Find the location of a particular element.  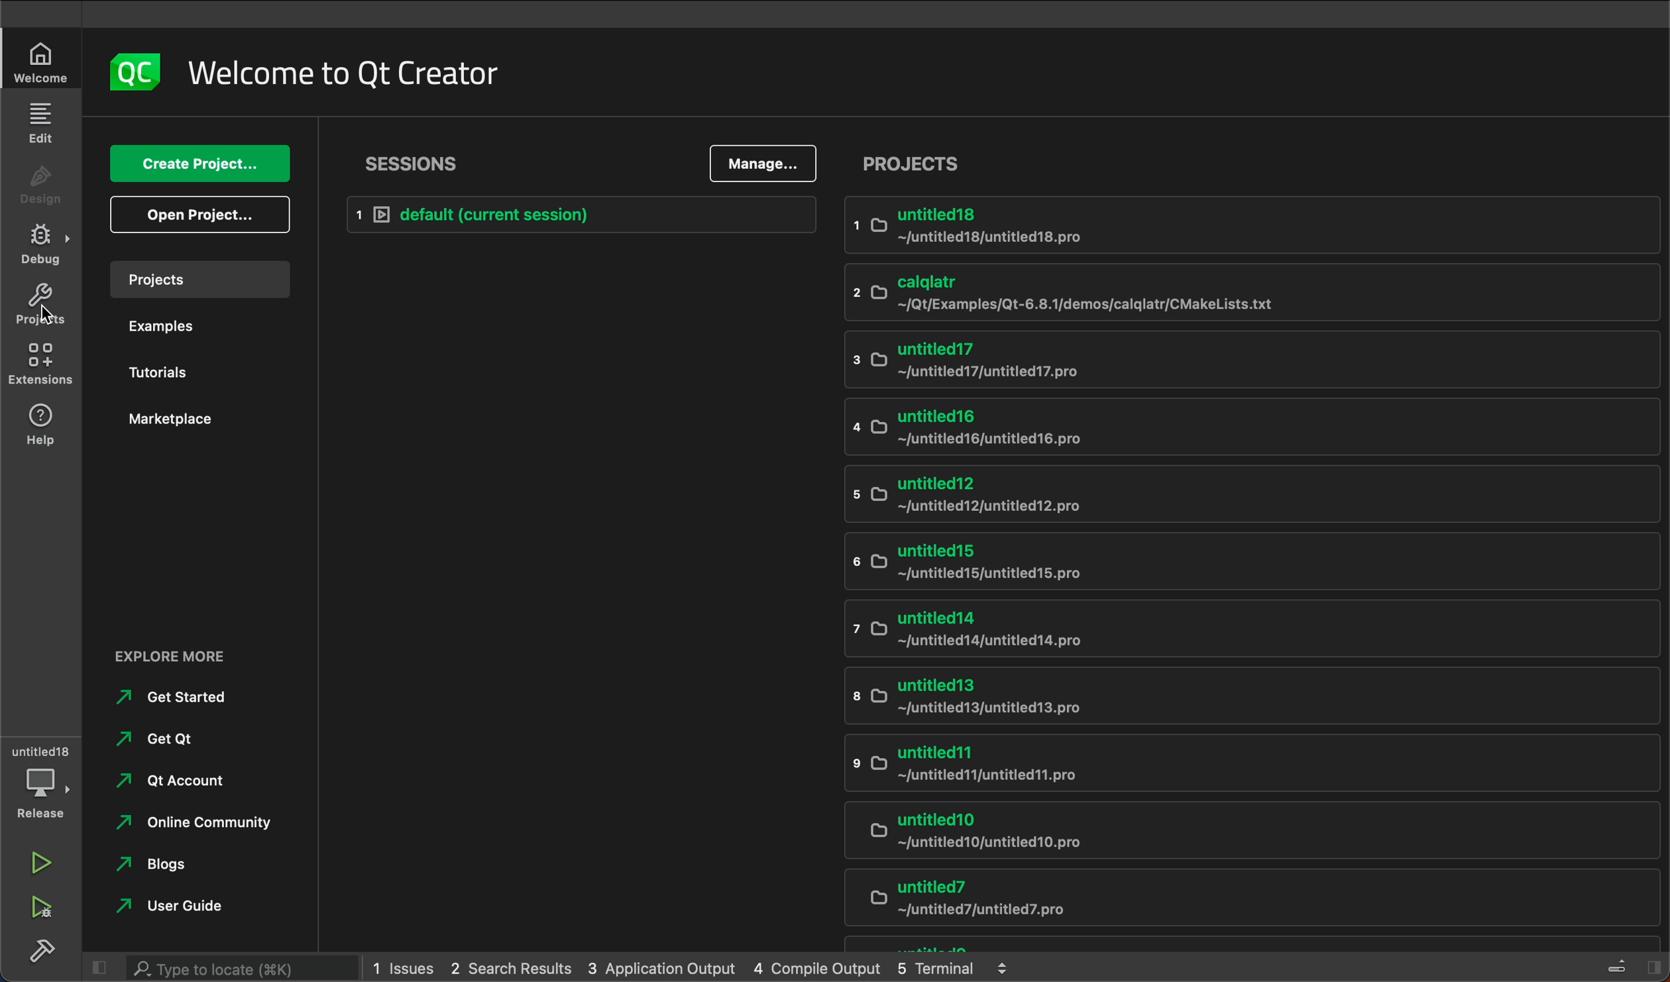

untitled18 is located at coordinates (1243, 226).